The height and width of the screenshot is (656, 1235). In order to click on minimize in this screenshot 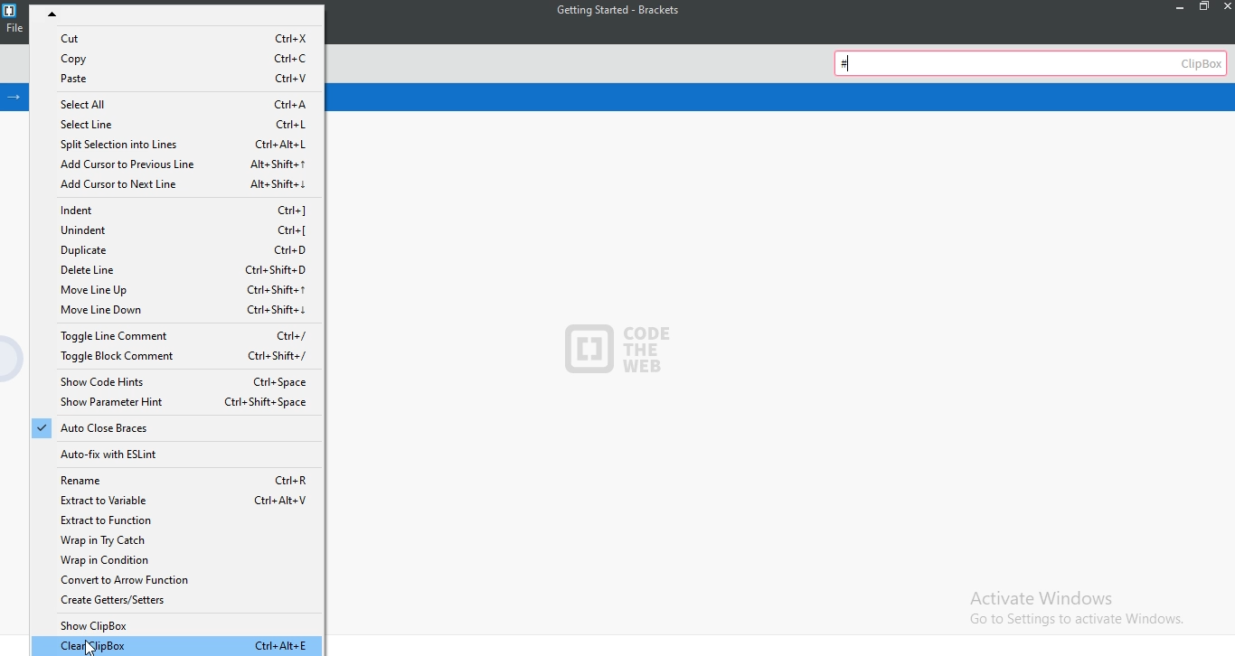, I will do `click(1174, 7)`.